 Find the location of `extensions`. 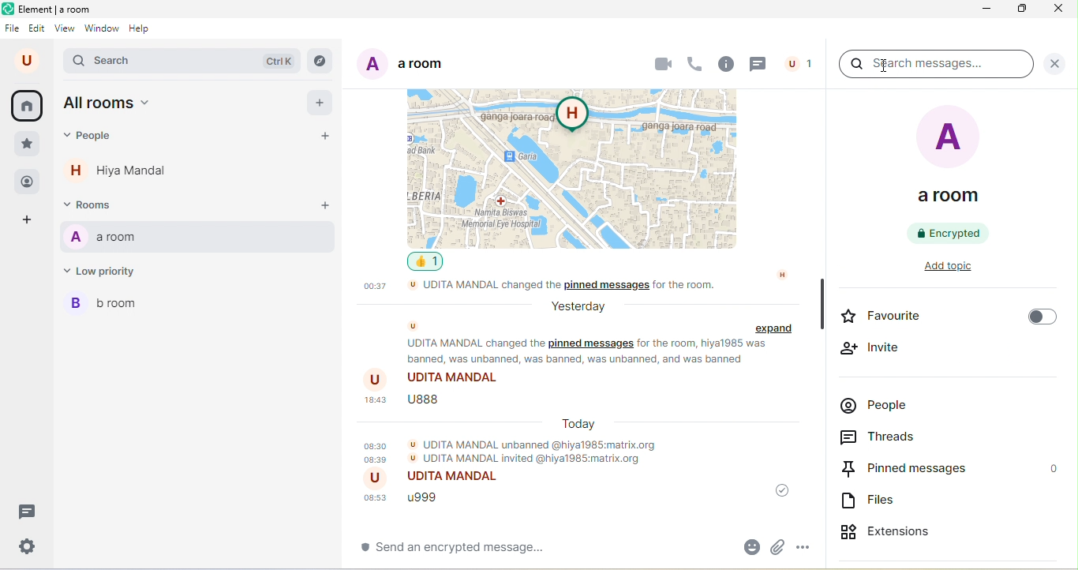

extensions is located at coordinates (906, 529).